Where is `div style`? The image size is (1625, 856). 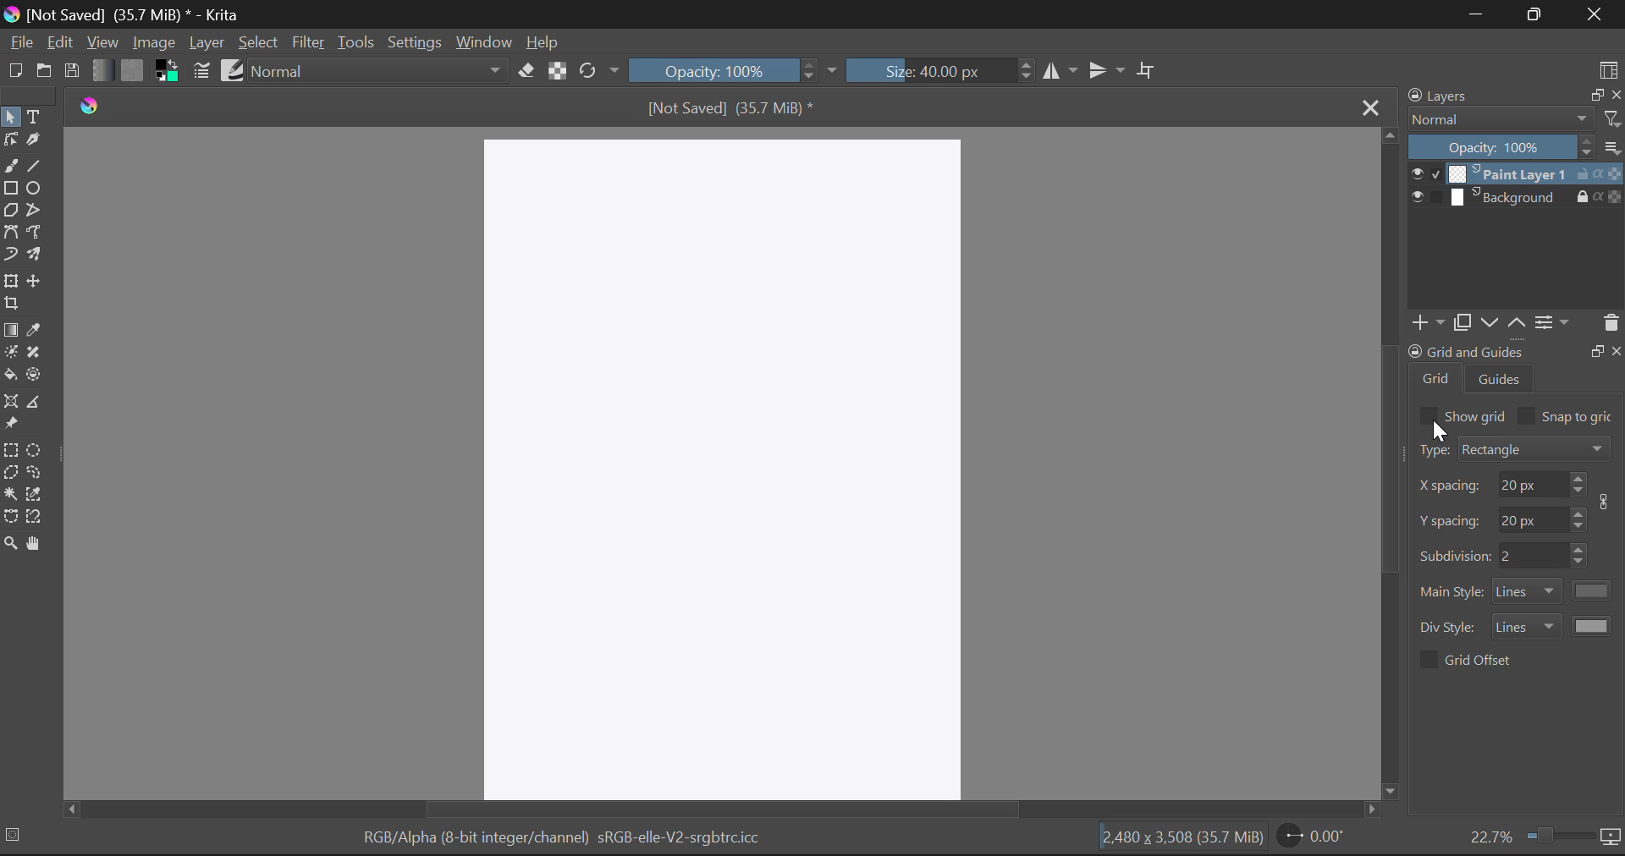 div style is located at coordinates (1450, 628).